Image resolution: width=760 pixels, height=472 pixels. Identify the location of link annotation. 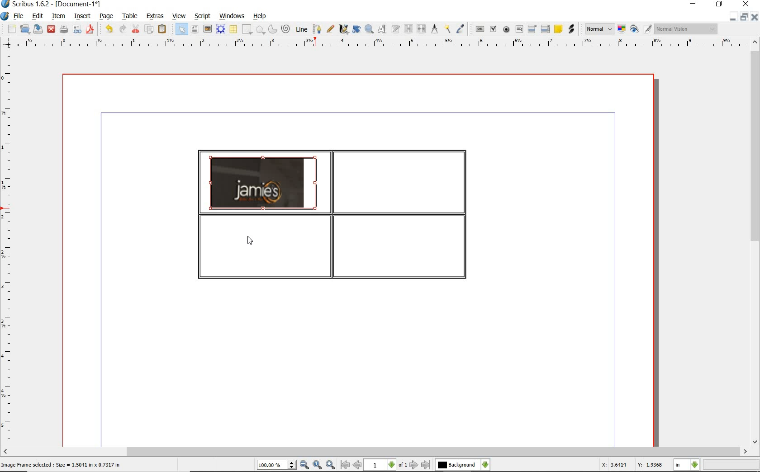
(571, 29).